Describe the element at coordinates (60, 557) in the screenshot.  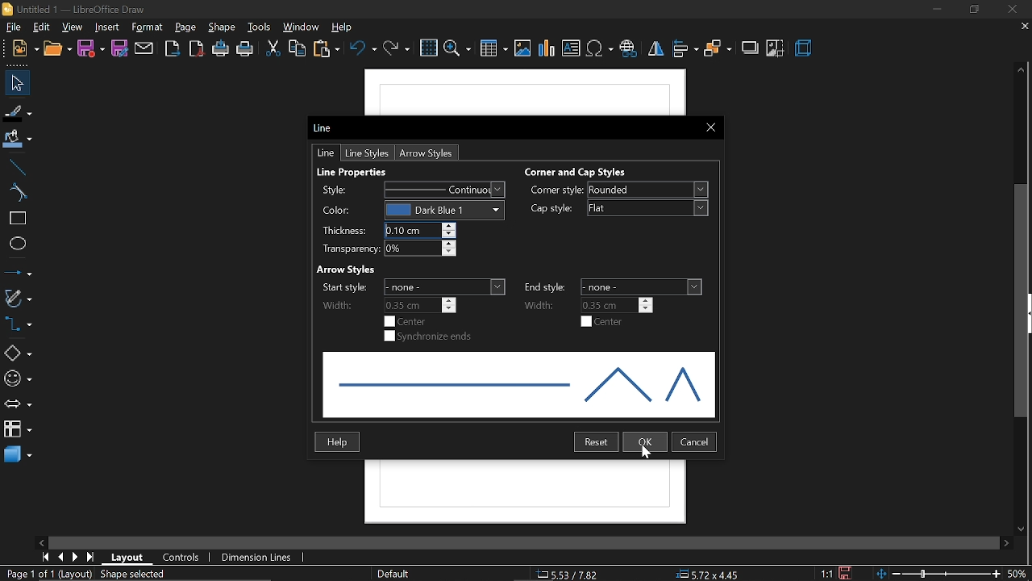
I see `previous page` at that location.